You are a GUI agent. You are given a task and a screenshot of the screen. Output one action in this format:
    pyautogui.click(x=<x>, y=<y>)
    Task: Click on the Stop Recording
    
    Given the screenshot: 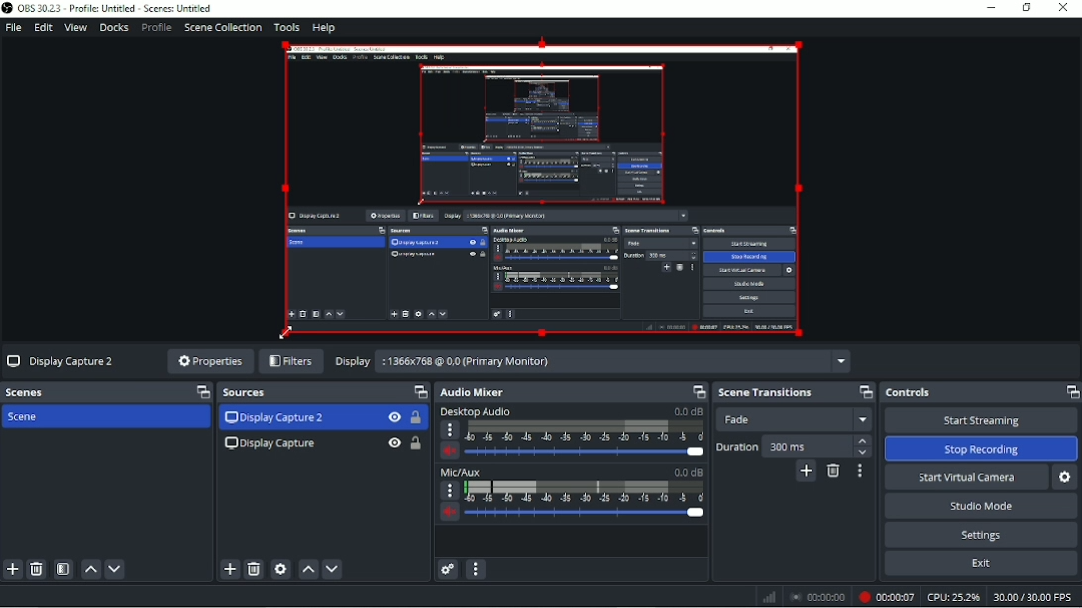 What is the action you would take?
    pyautogui.click(x=982, y=450)
    